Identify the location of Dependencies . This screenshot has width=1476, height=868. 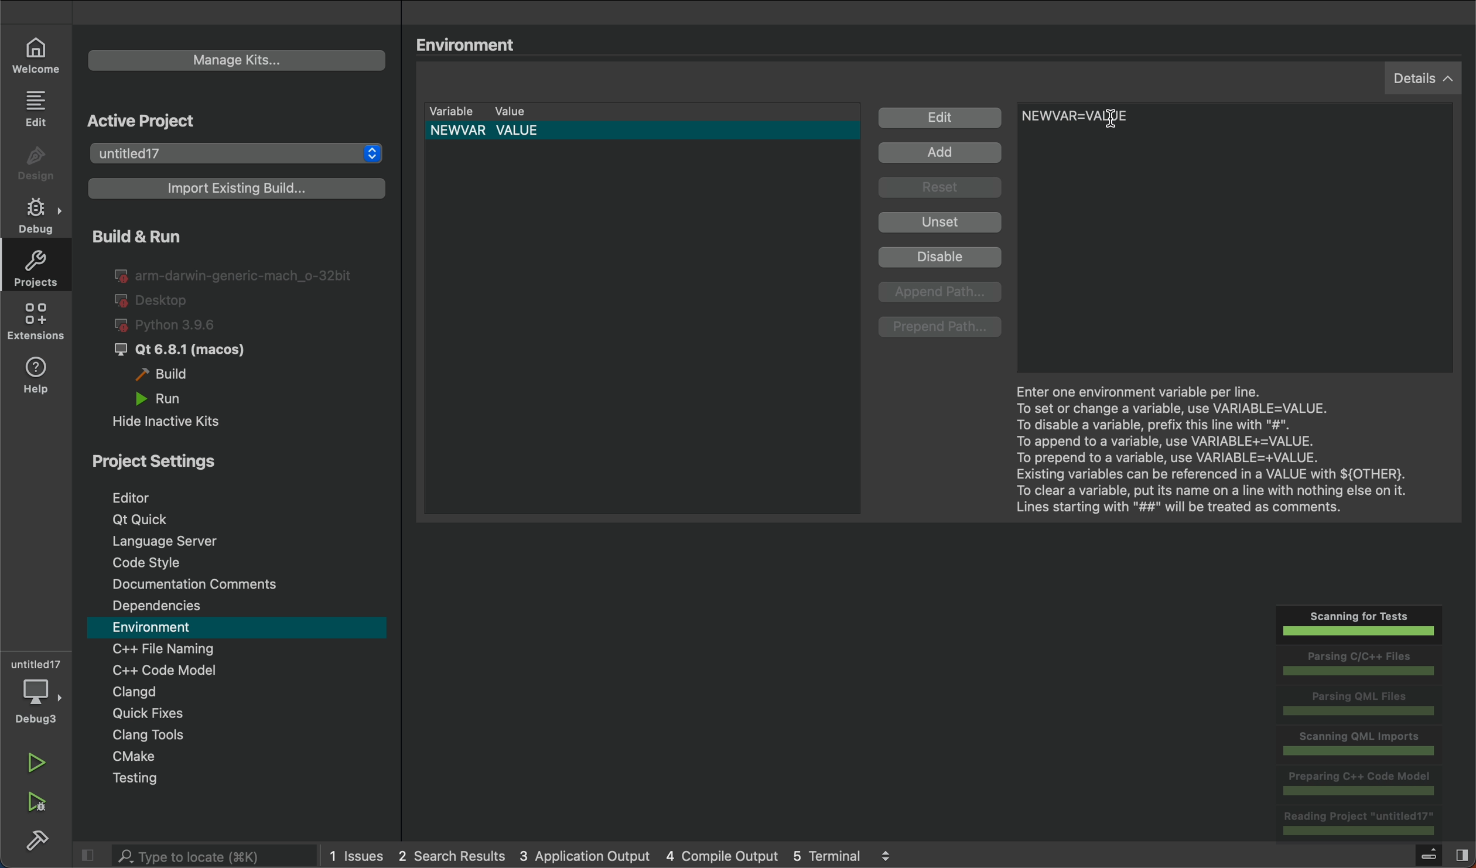
(241, 606).